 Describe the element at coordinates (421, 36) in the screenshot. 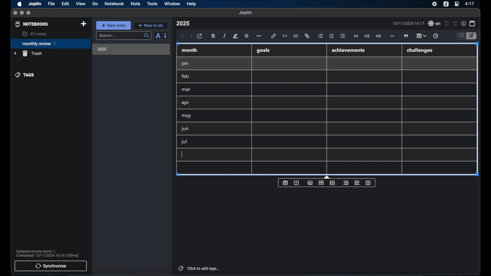

I see `table highlighted` at that location.